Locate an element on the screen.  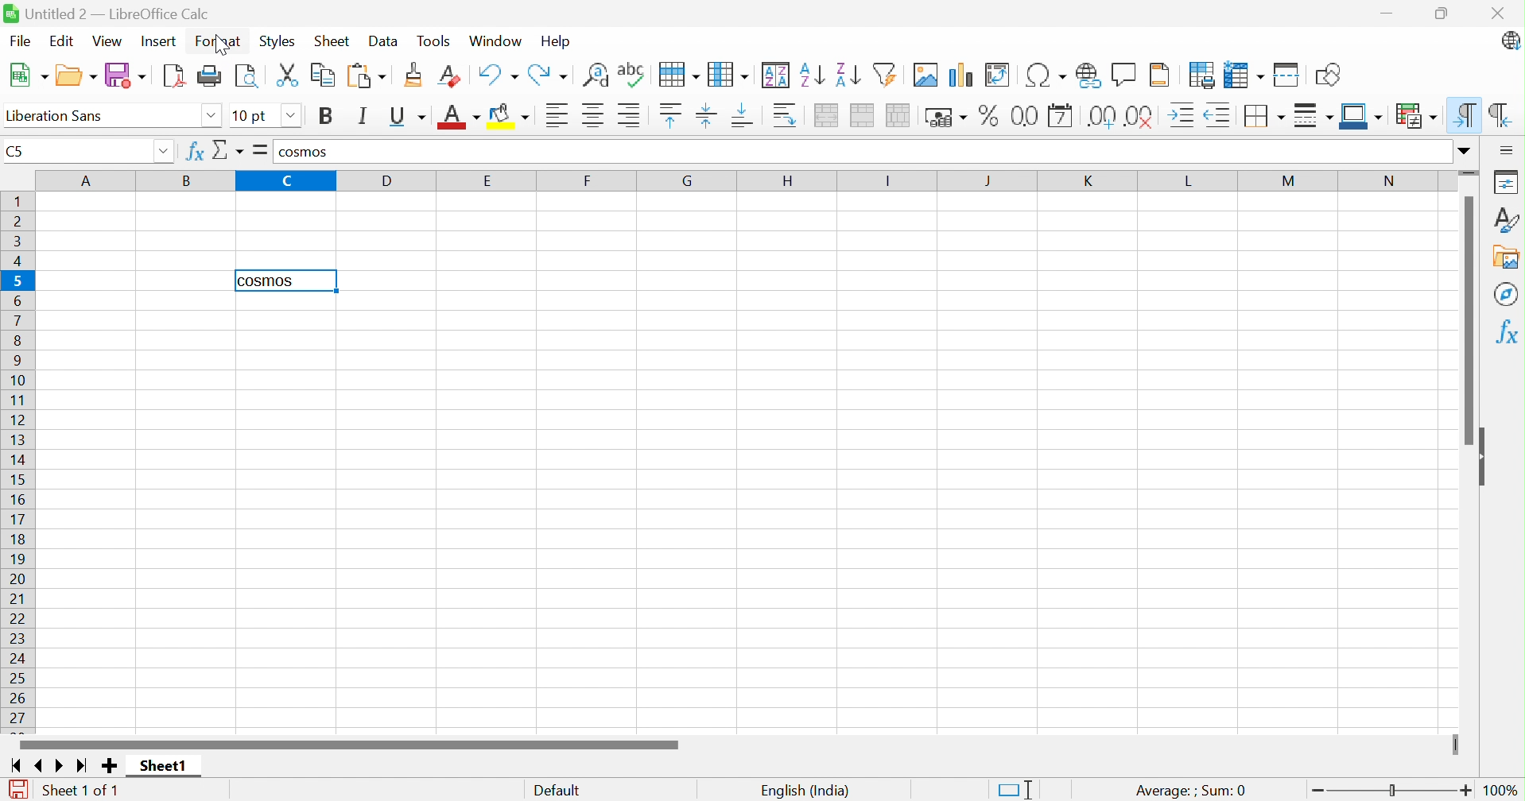
Save is located at coordinates (125, 75).